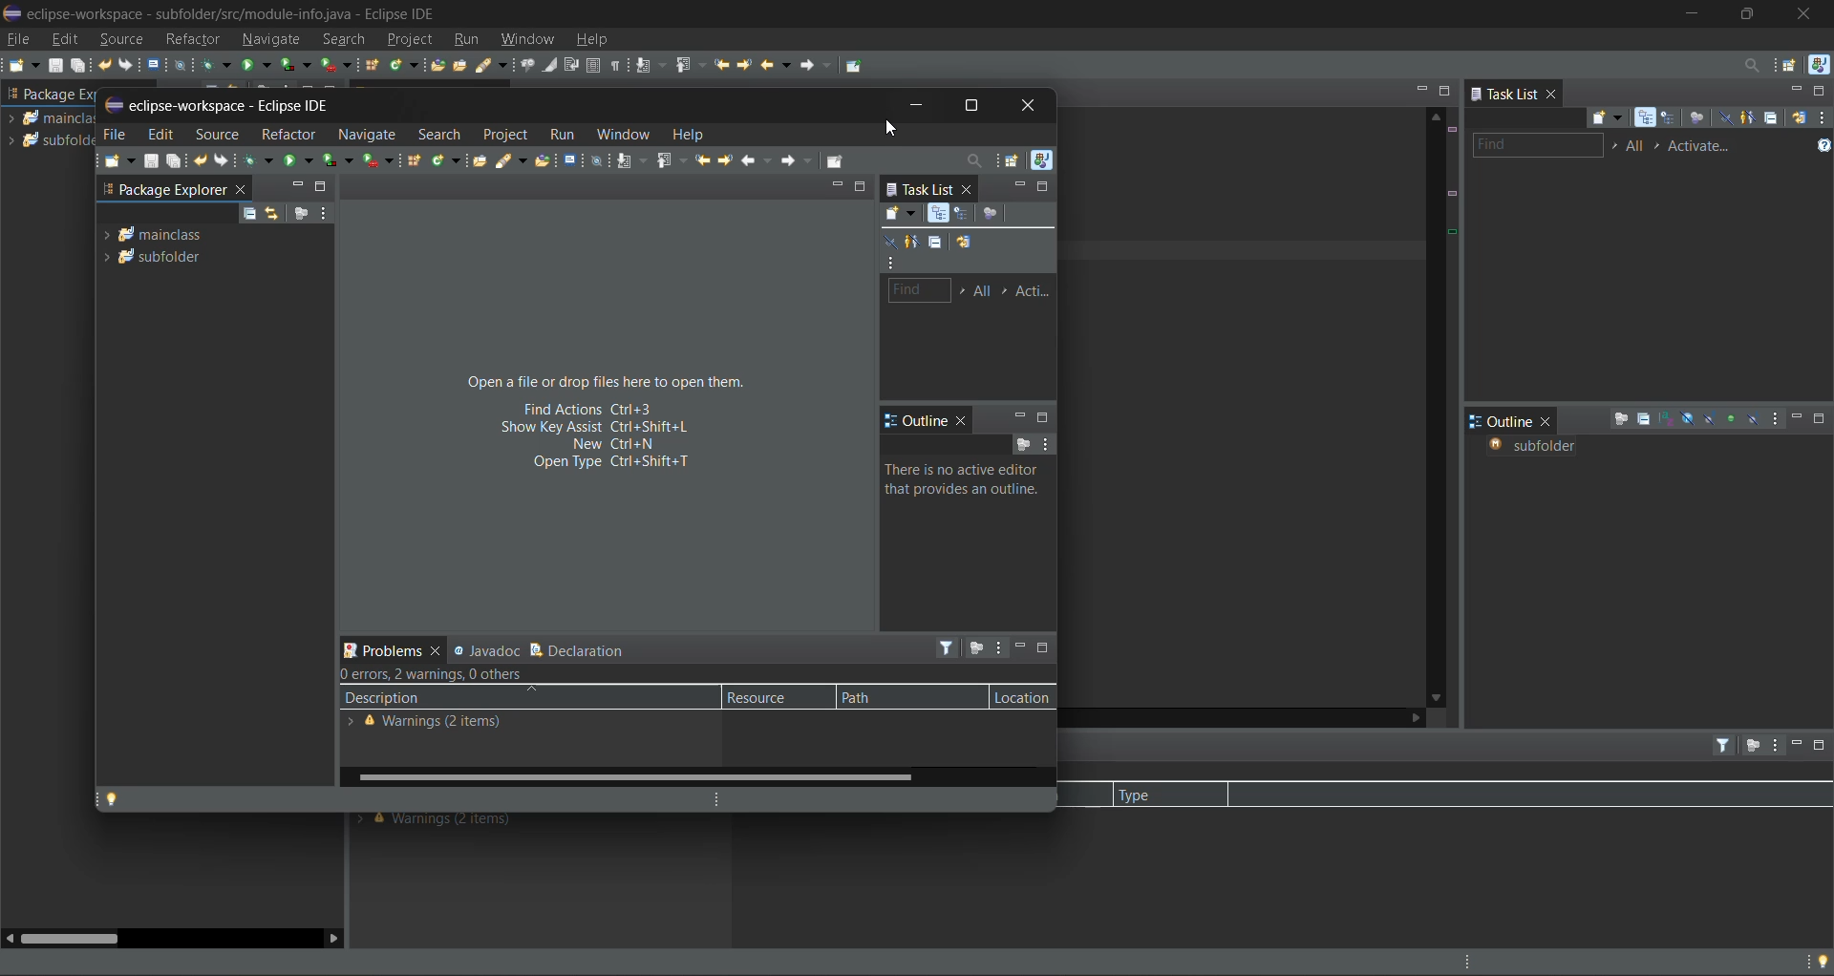 This screenshot has height=976, width=1834. What do you see at coordinates (918, 420) in the screenshot?
I see `outline` at bounding box center [918, 420].